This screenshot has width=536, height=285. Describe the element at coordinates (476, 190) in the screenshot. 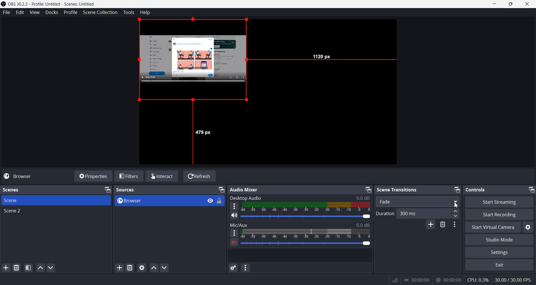

I see `Text` at that location.